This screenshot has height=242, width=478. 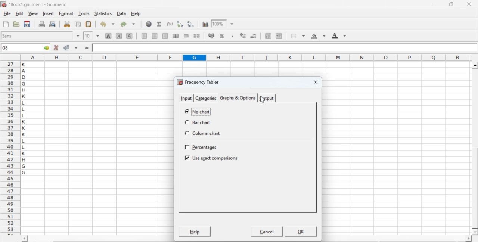 I want to click on decrease indent, so click(x=268, y=35).